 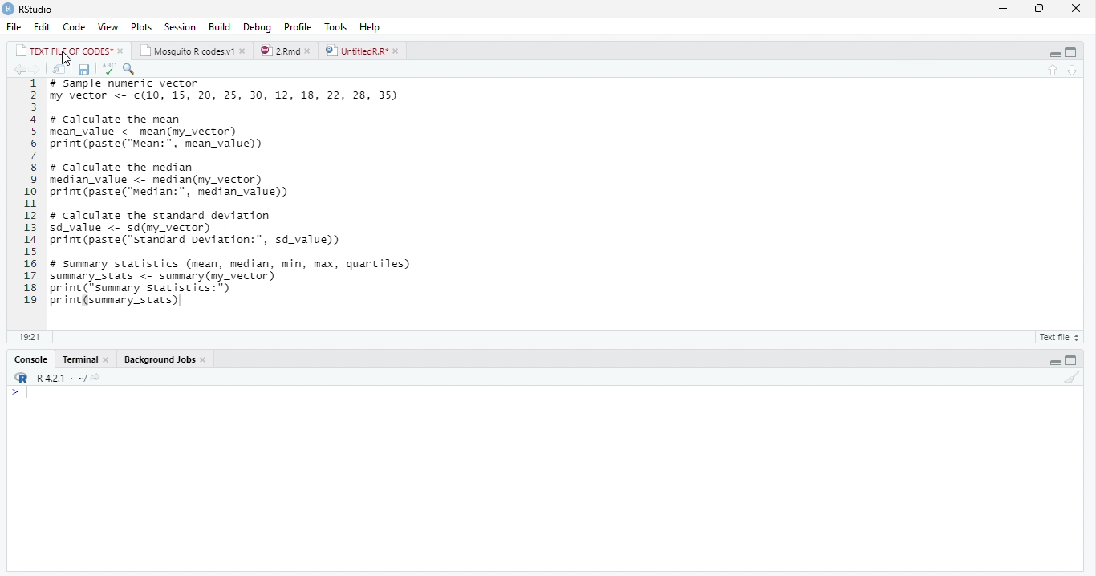 I want to click on Background Jobs, so click(x=160, y=359).